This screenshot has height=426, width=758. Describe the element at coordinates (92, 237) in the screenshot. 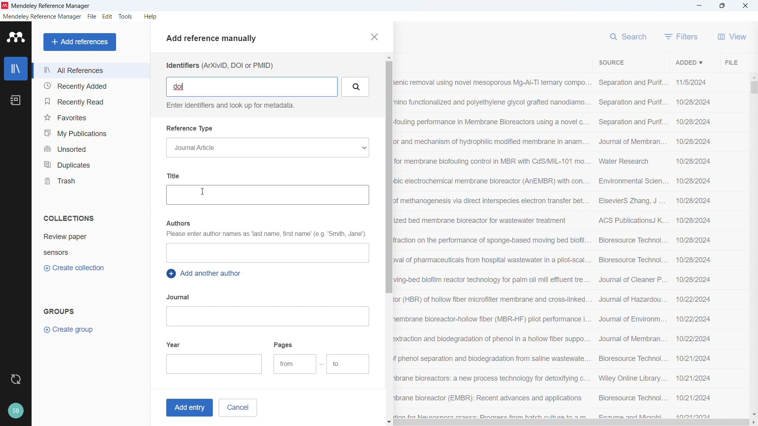

I see `Collection 1` at that location.